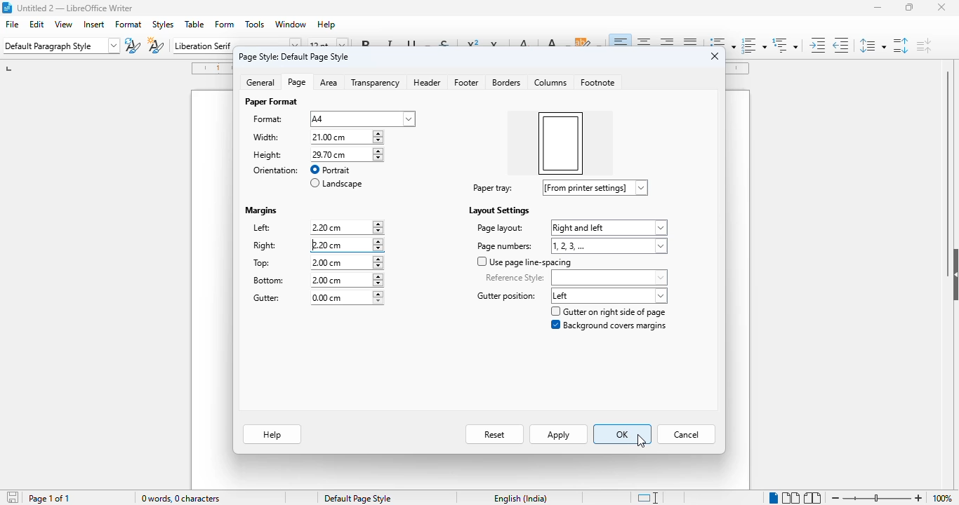  What do you see at coordinates (289, 25) in the screenshot?
I see `window` at bounding box center [289, 25].